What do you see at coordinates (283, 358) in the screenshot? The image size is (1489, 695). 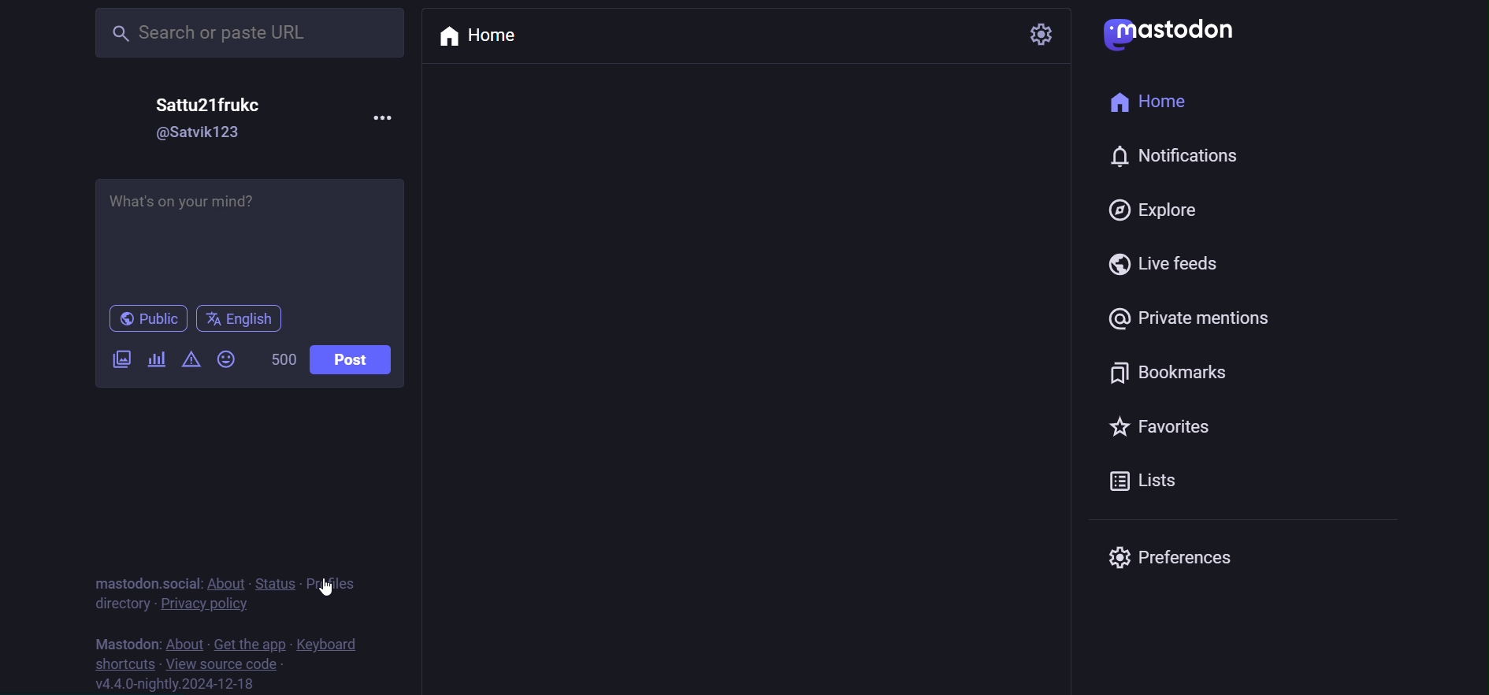 I see `500` at bounding box center [283, 358].